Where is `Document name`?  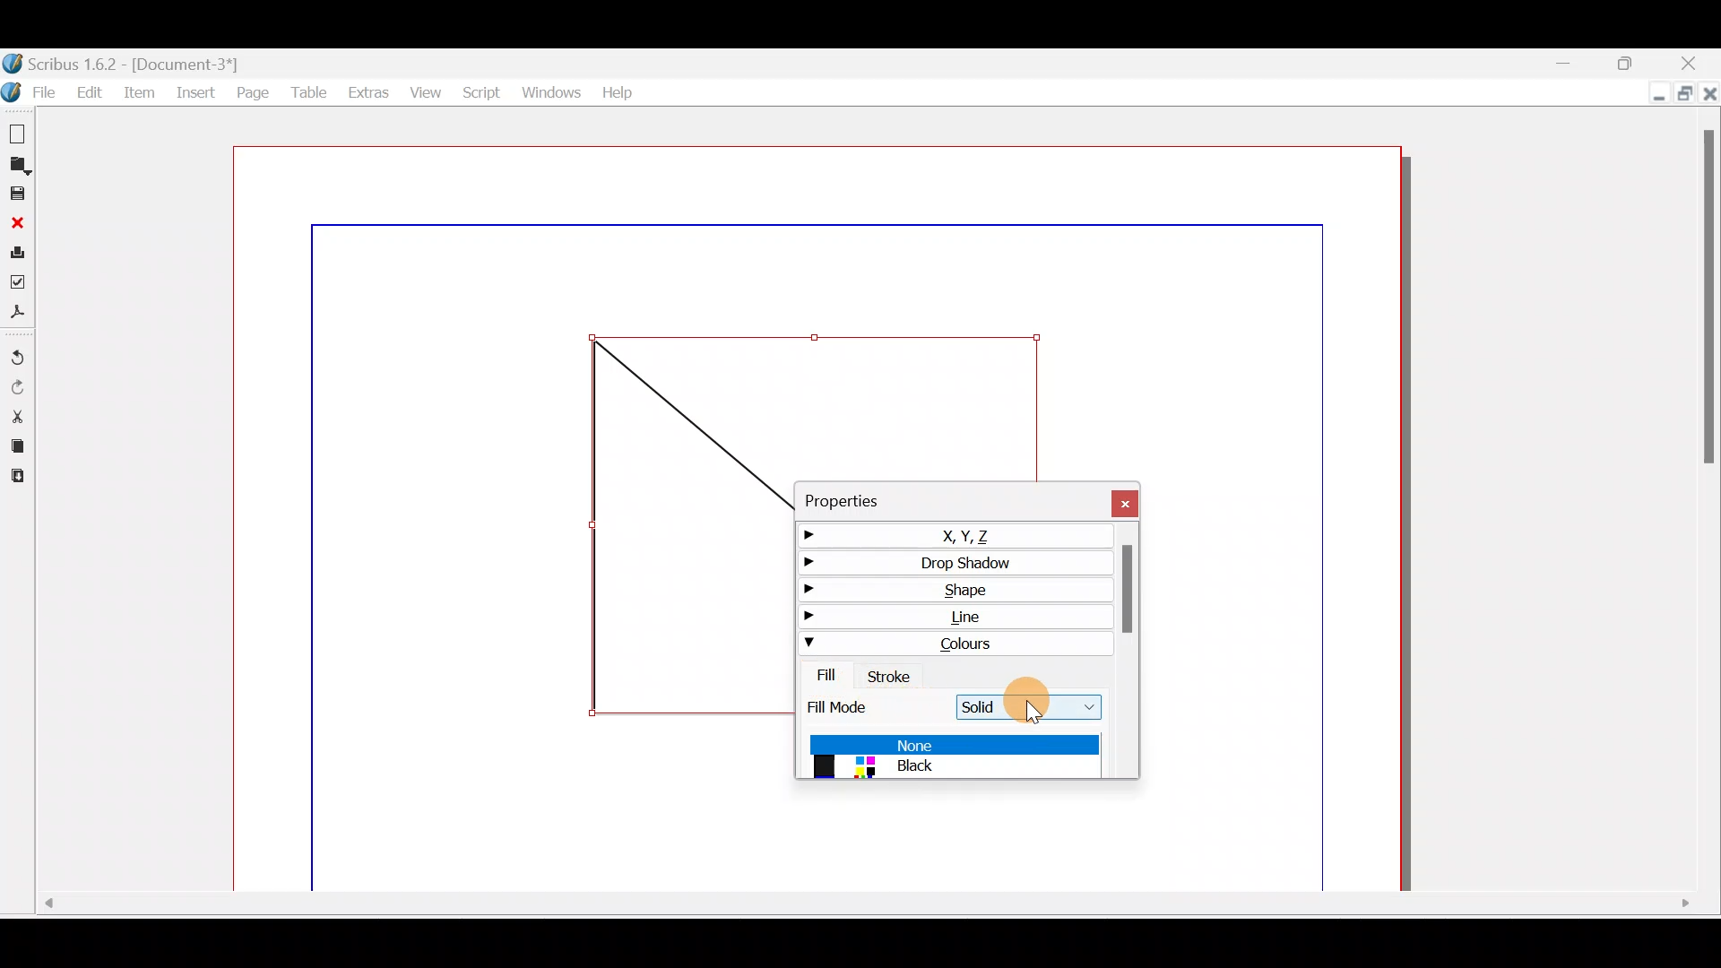
Document name is located at coordinates (142, 62).